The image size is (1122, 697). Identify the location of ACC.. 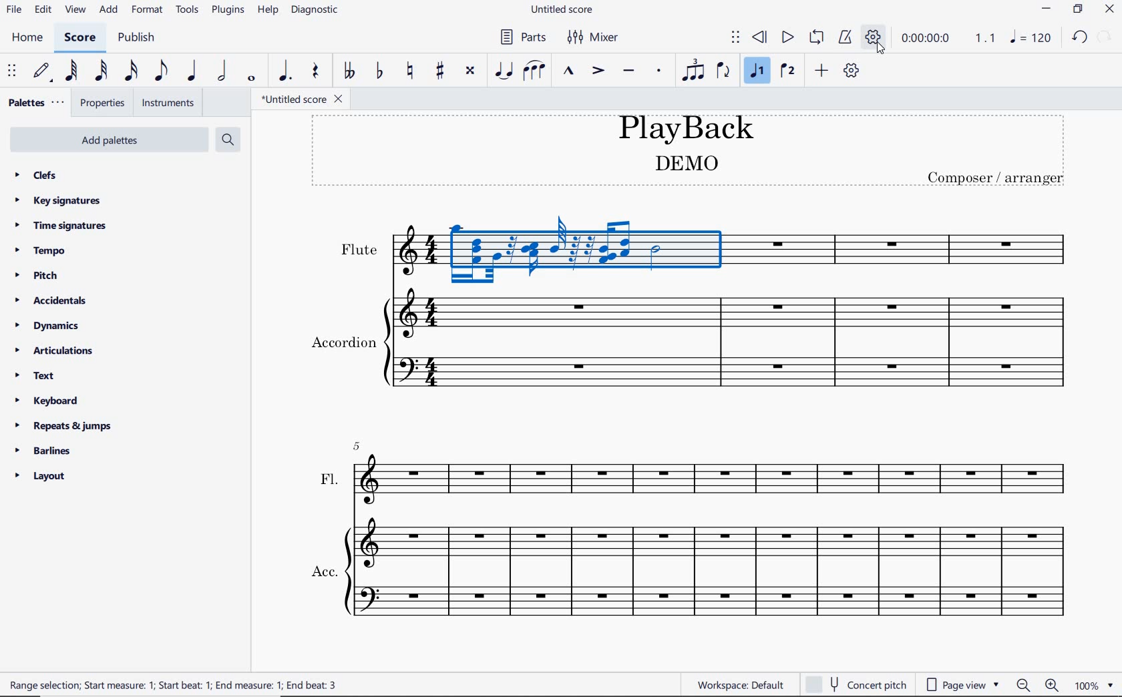
(693, 571).